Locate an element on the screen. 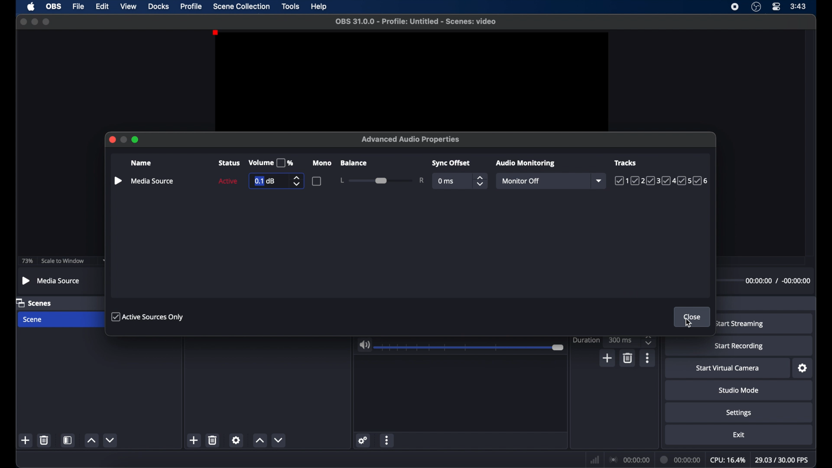 This screenshot has height=468, width=832. cursor is located at coordinates (689, 324).